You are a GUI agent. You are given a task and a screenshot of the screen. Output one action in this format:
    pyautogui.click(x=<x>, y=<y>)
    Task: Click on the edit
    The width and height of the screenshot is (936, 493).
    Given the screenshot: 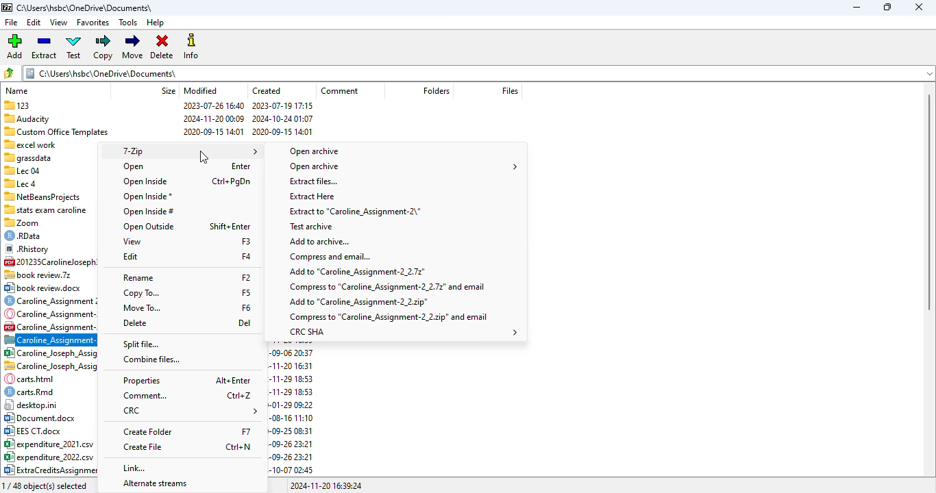 What is the action you would take?
    pyautogui.click(x=130, y=256)
    